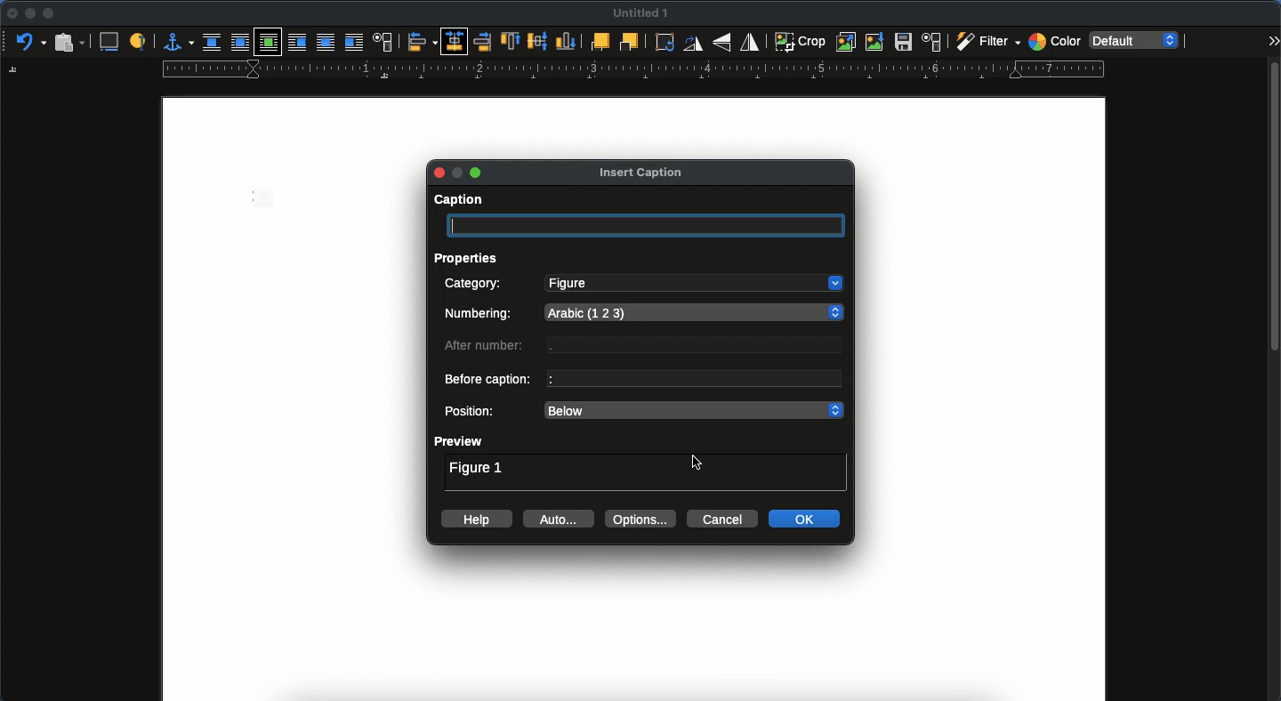 The height and width of the screenshot is (701, 1281). Describe the element at coordinates (269, 41) in the screenshot. I see `optimal` at that location.